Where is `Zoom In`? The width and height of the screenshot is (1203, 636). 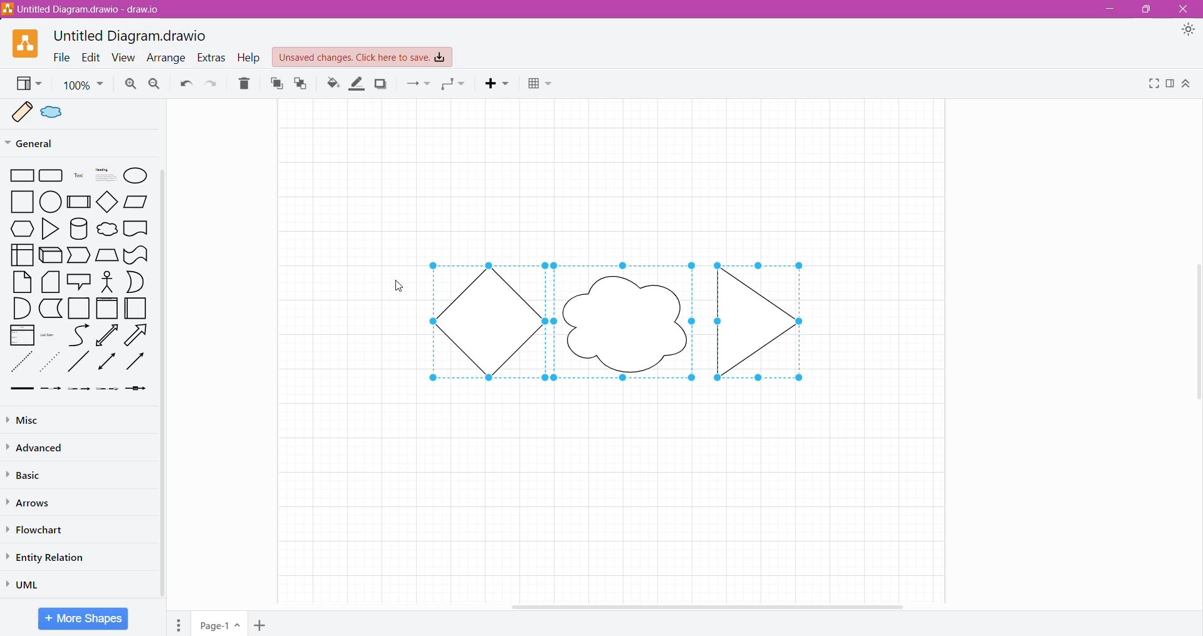 Zoom In is located at coordinates (132, 84).